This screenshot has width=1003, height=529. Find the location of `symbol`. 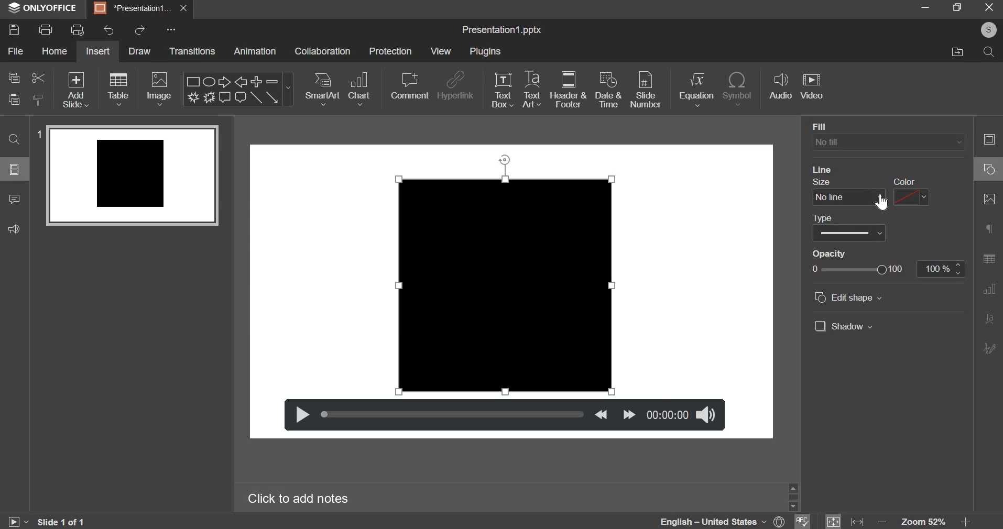

symbol is located at coordinates (738, 88).